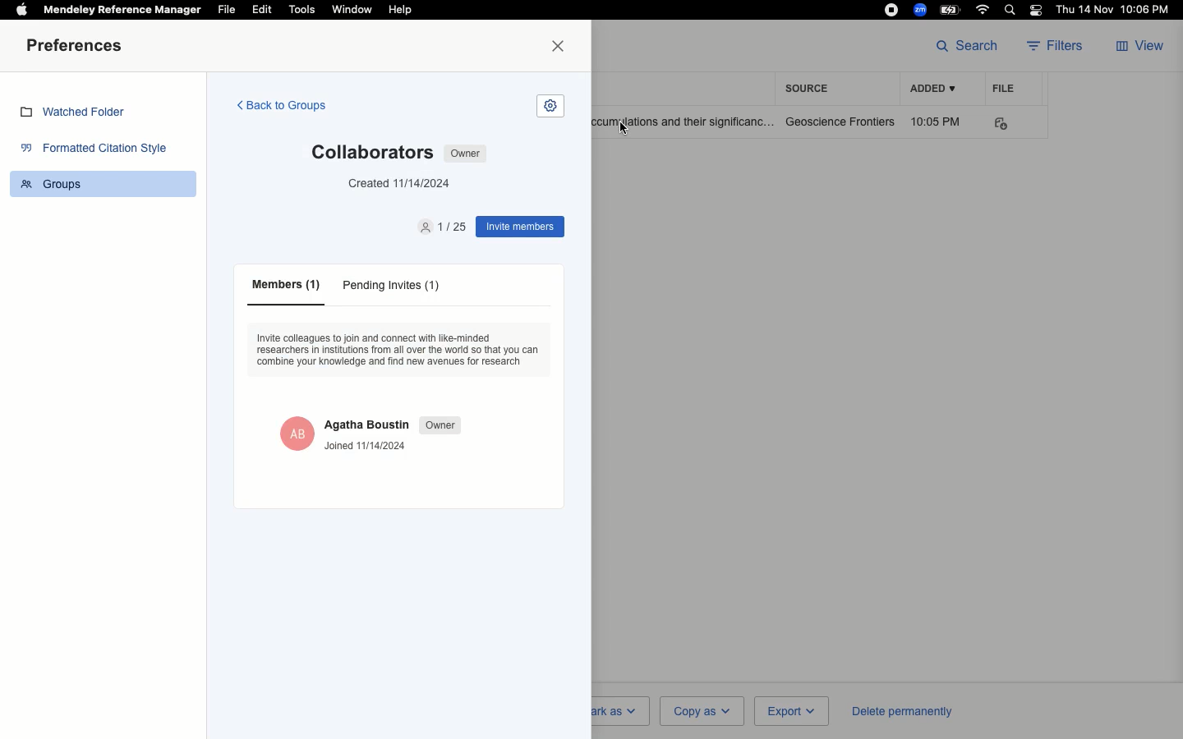 The image size is (1183, 739). I want to click on Edit, so click(262, 9).